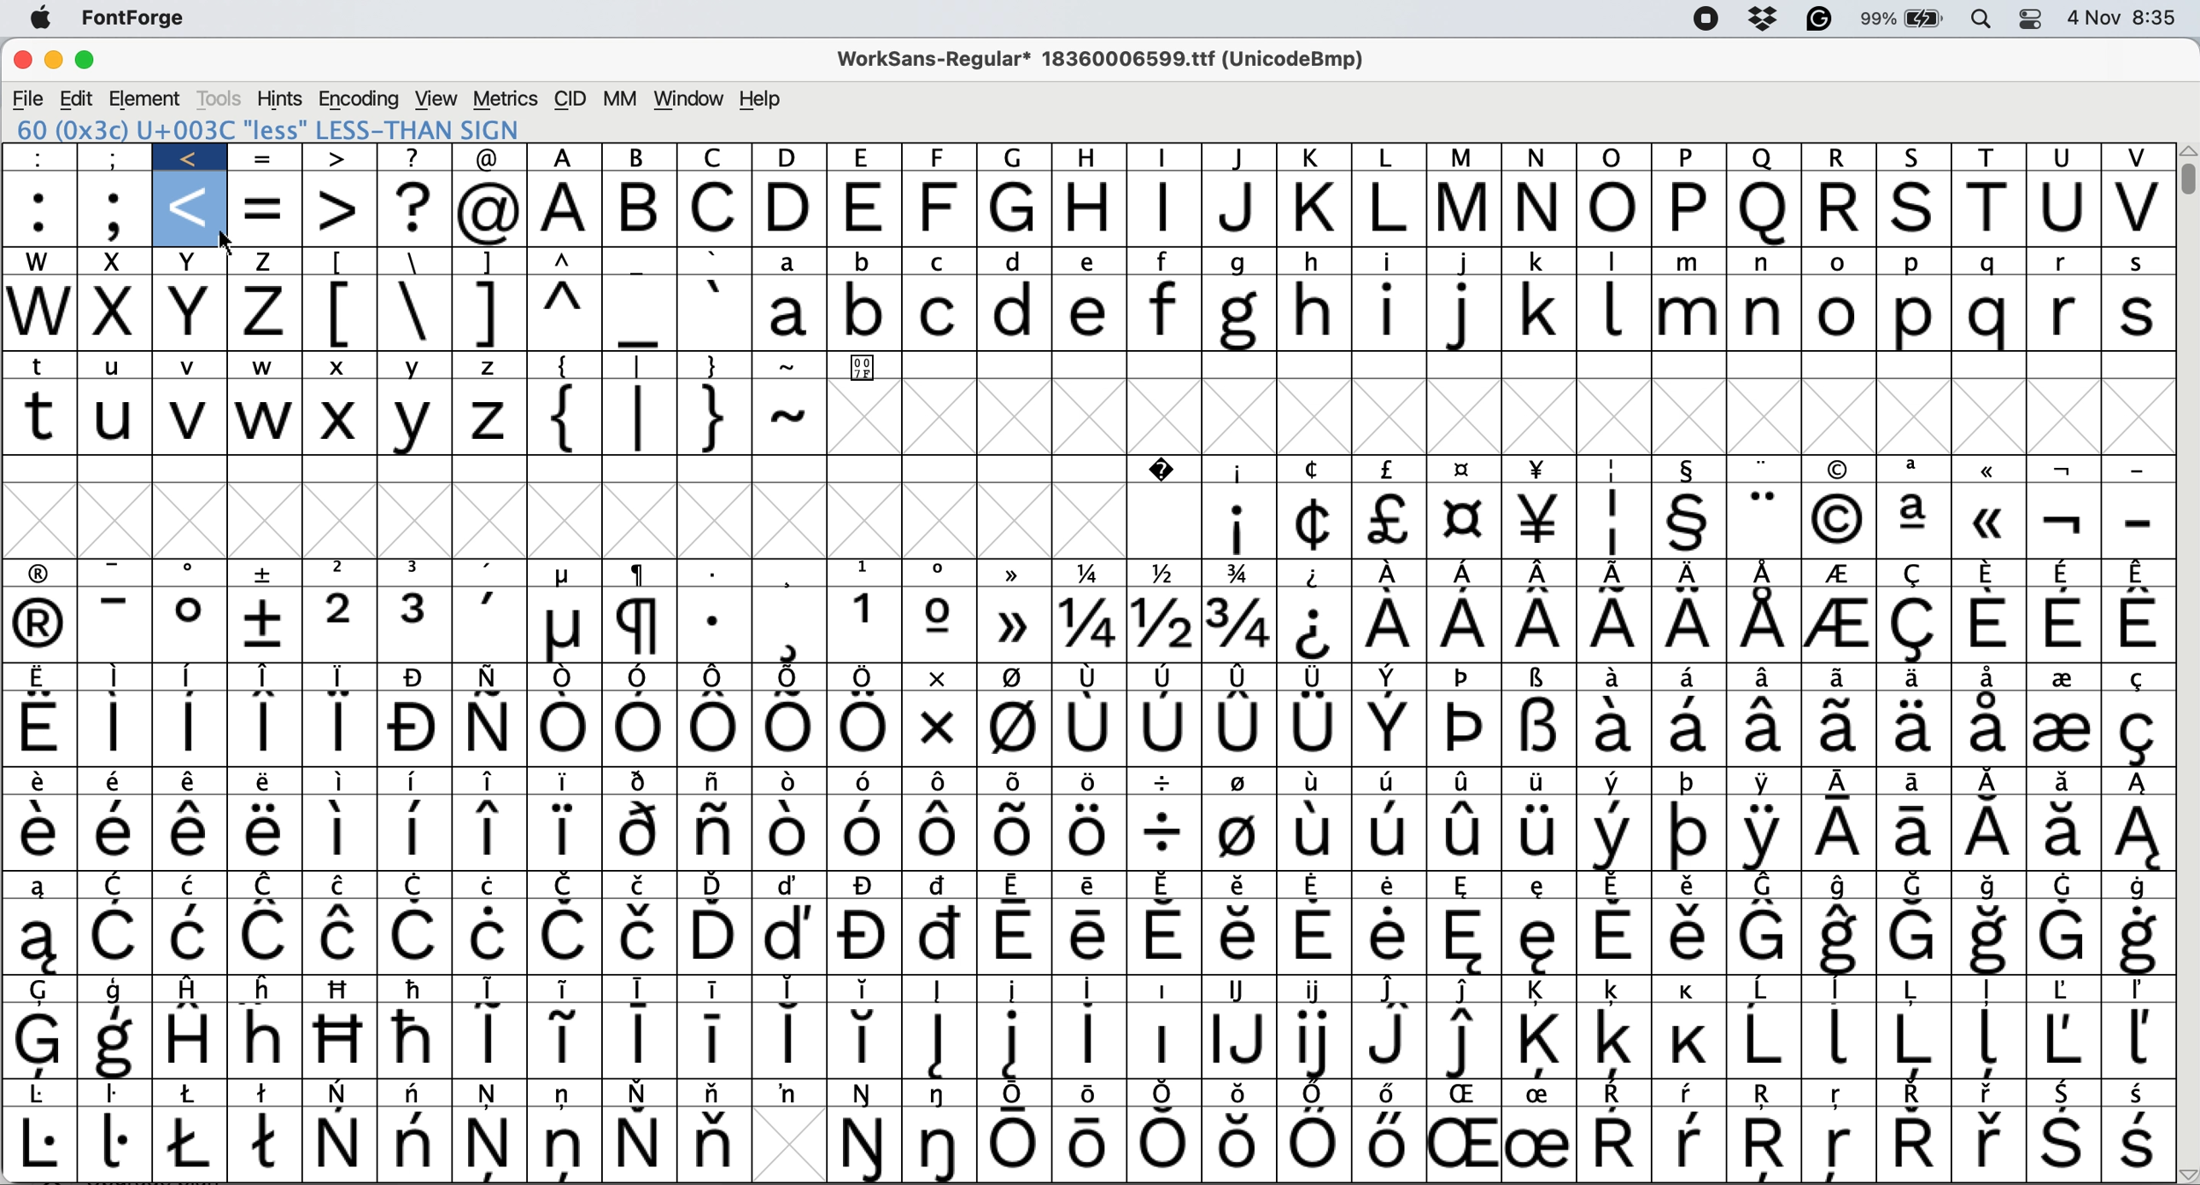 The image size is (2200, 1185). I want to click on Symbol, so click(1390, 781).